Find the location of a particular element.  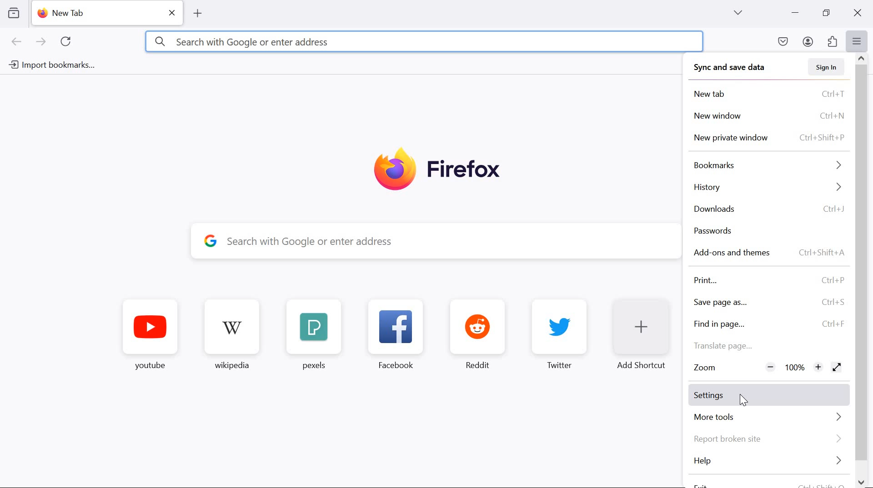

open application menu is located at coordinates (859, 41).